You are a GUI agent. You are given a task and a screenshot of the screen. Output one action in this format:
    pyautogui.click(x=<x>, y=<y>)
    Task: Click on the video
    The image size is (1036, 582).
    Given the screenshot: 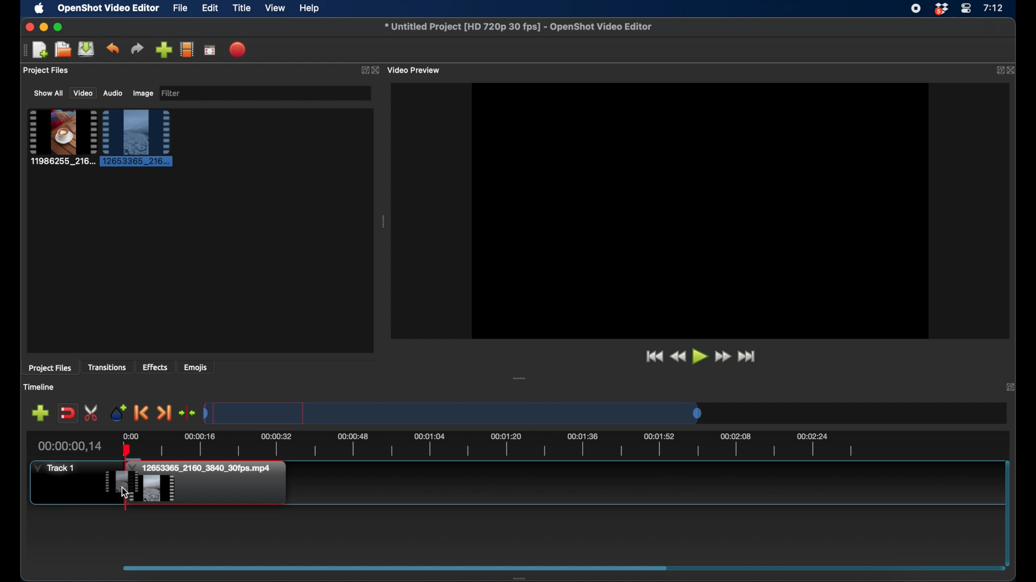 What is the action you would take?
    pyautogui.click(x=81, y=93)
    